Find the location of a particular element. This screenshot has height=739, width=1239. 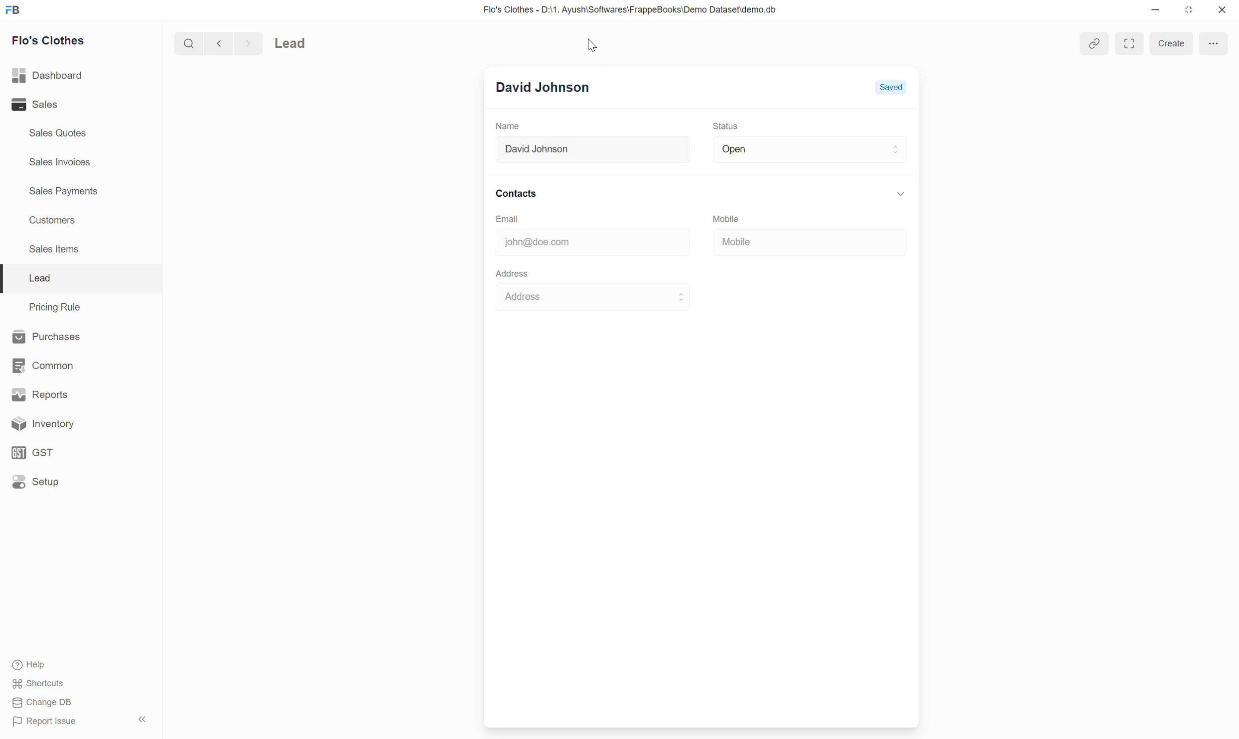

 Reports is located at coordinates (36, 393).